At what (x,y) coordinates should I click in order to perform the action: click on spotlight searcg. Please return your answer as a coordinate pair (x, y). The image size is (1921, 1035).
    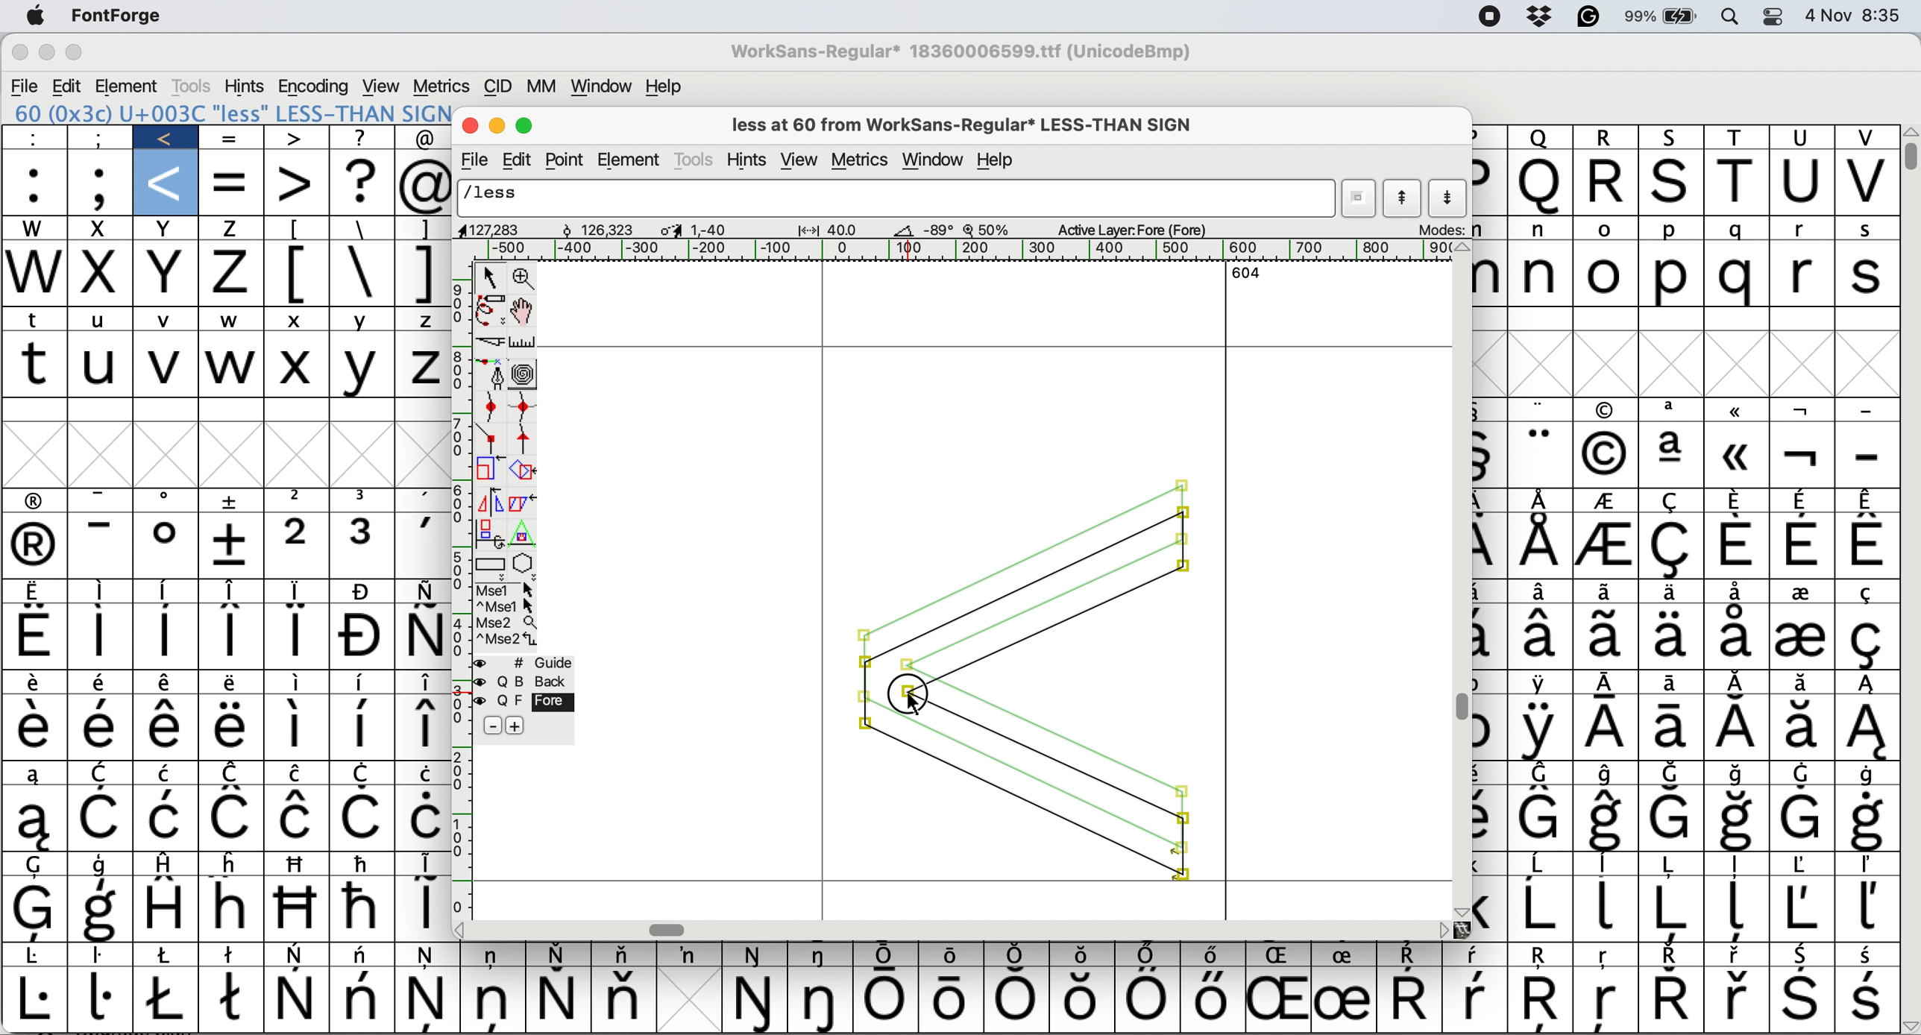
    Looking at the image, I should click on (1732, 19).